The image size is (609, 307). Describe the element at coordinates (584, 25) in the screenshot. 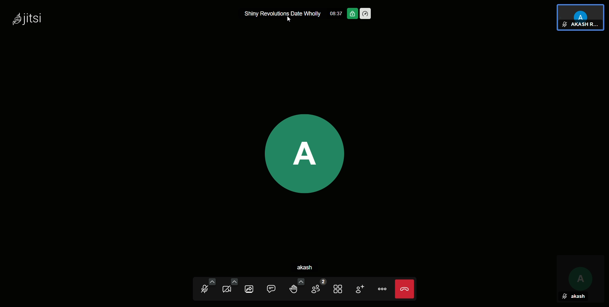

I see `participant name` at that location.